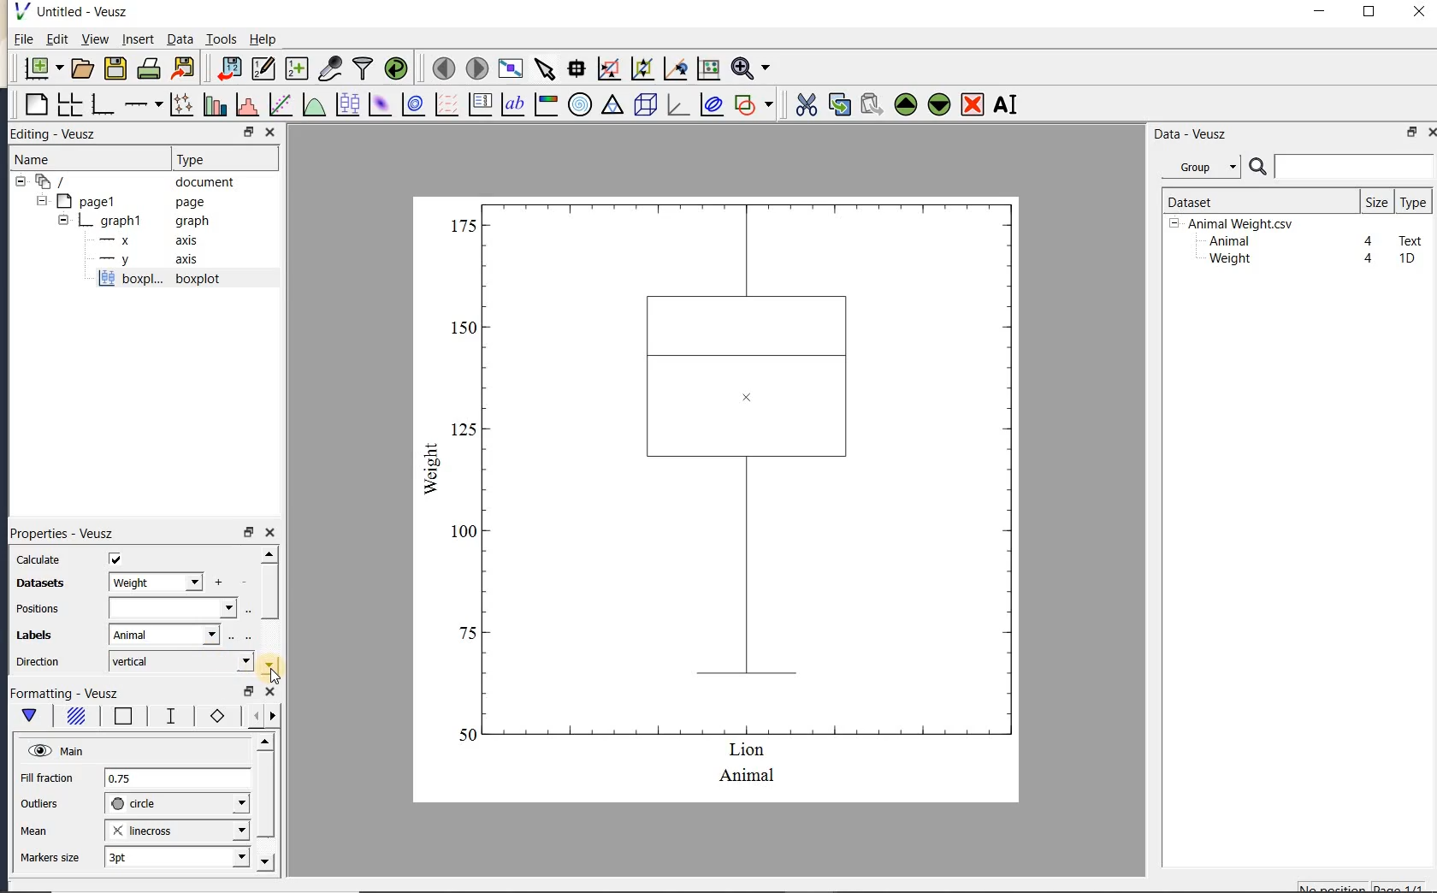  What do you see at coordinates (214, 716) in the screenshot?
I see `markers border` at bounding box center [214, 716].